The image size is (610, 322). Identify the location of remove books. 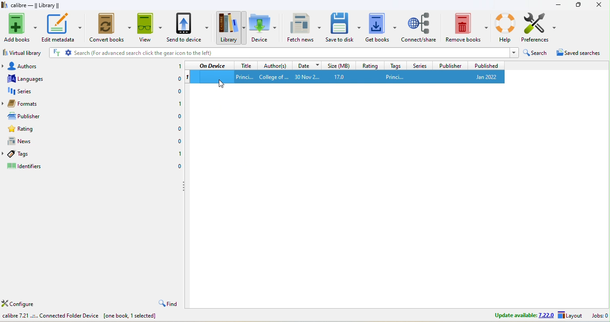
(467, 26).